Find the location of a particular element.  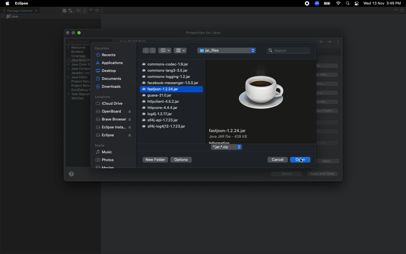

Add external JAR is located at coordinates (327, 75).